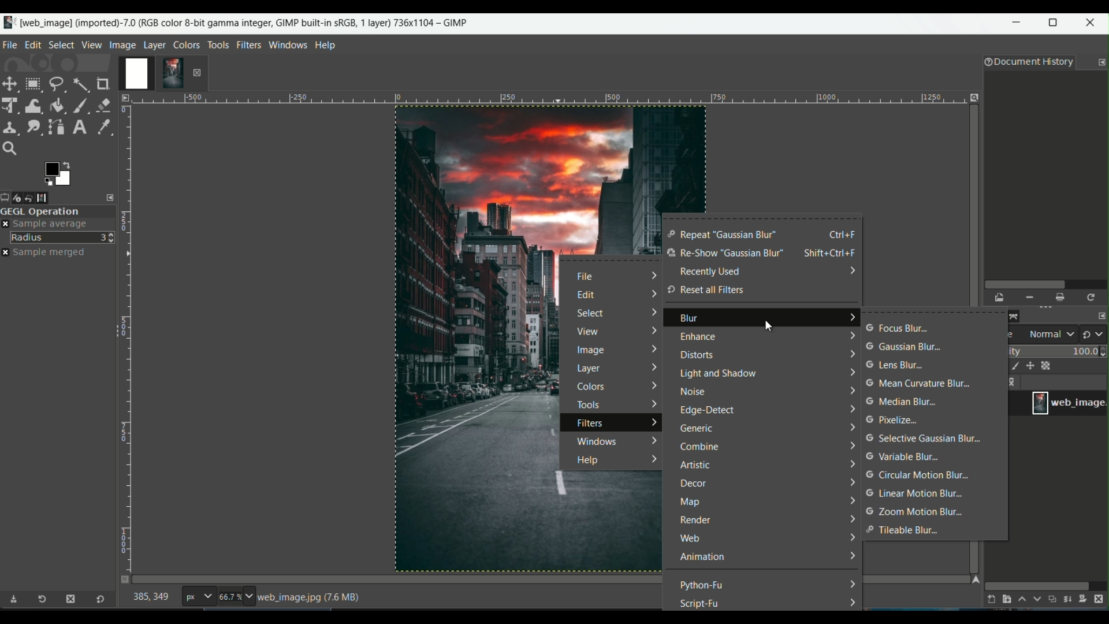 The width and height of the screenshot is (1109, 624). Describe the element at coordinates (701, 603) in the screenshot. I see `script-fu` at that location.